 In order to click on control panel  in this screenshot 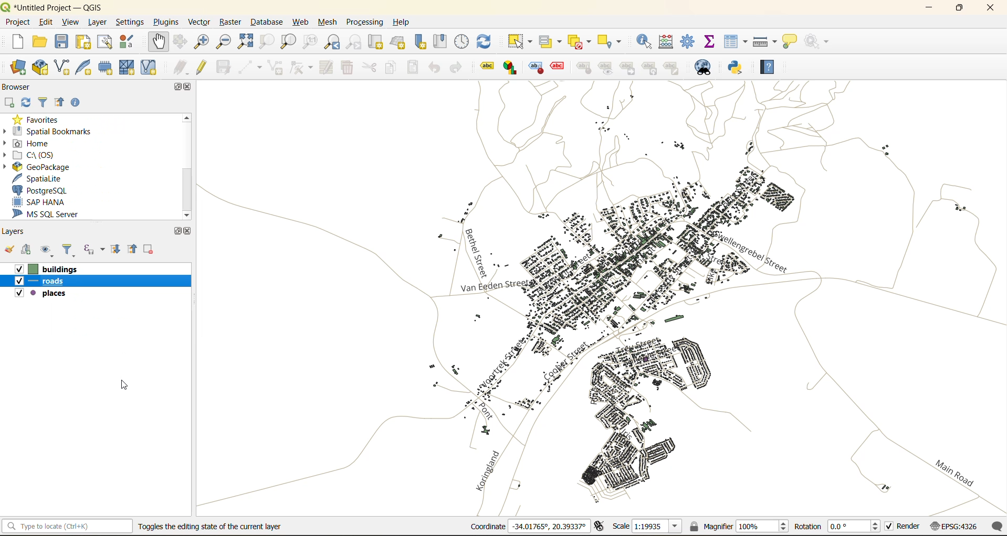, I will do `click(463, 43)`.